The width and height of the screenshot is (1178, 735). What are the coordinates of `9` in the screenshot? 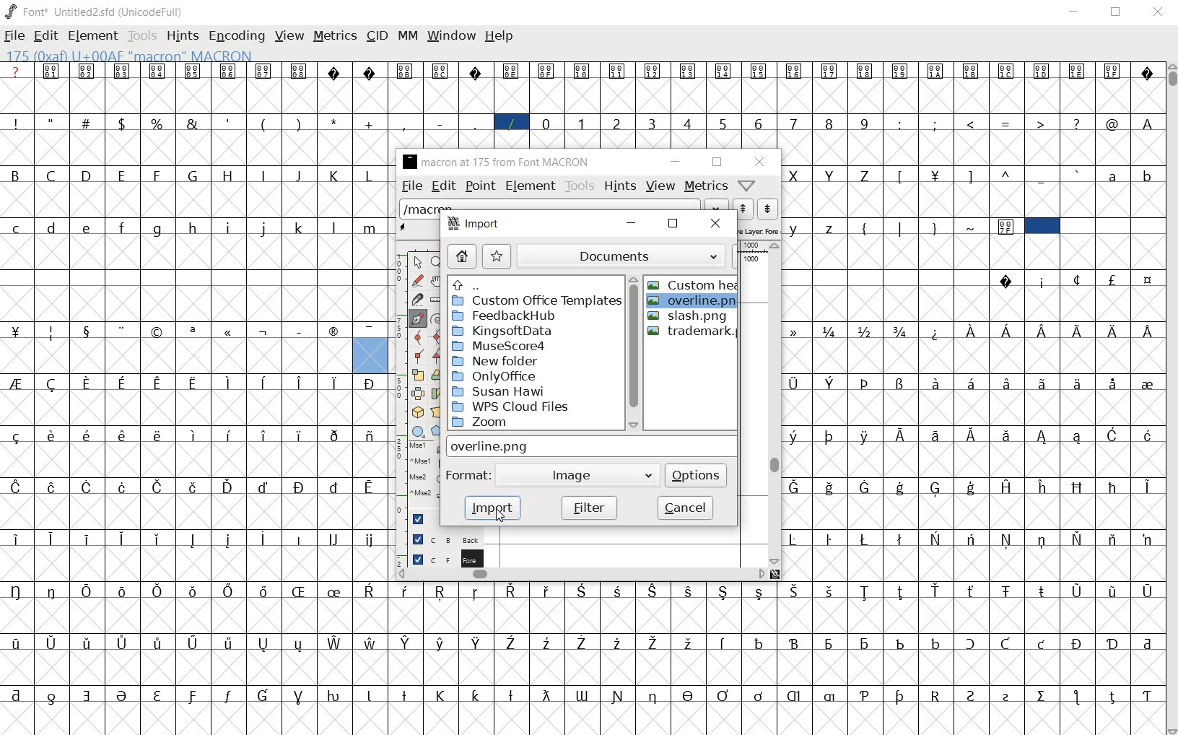 It's located at (866, 123).